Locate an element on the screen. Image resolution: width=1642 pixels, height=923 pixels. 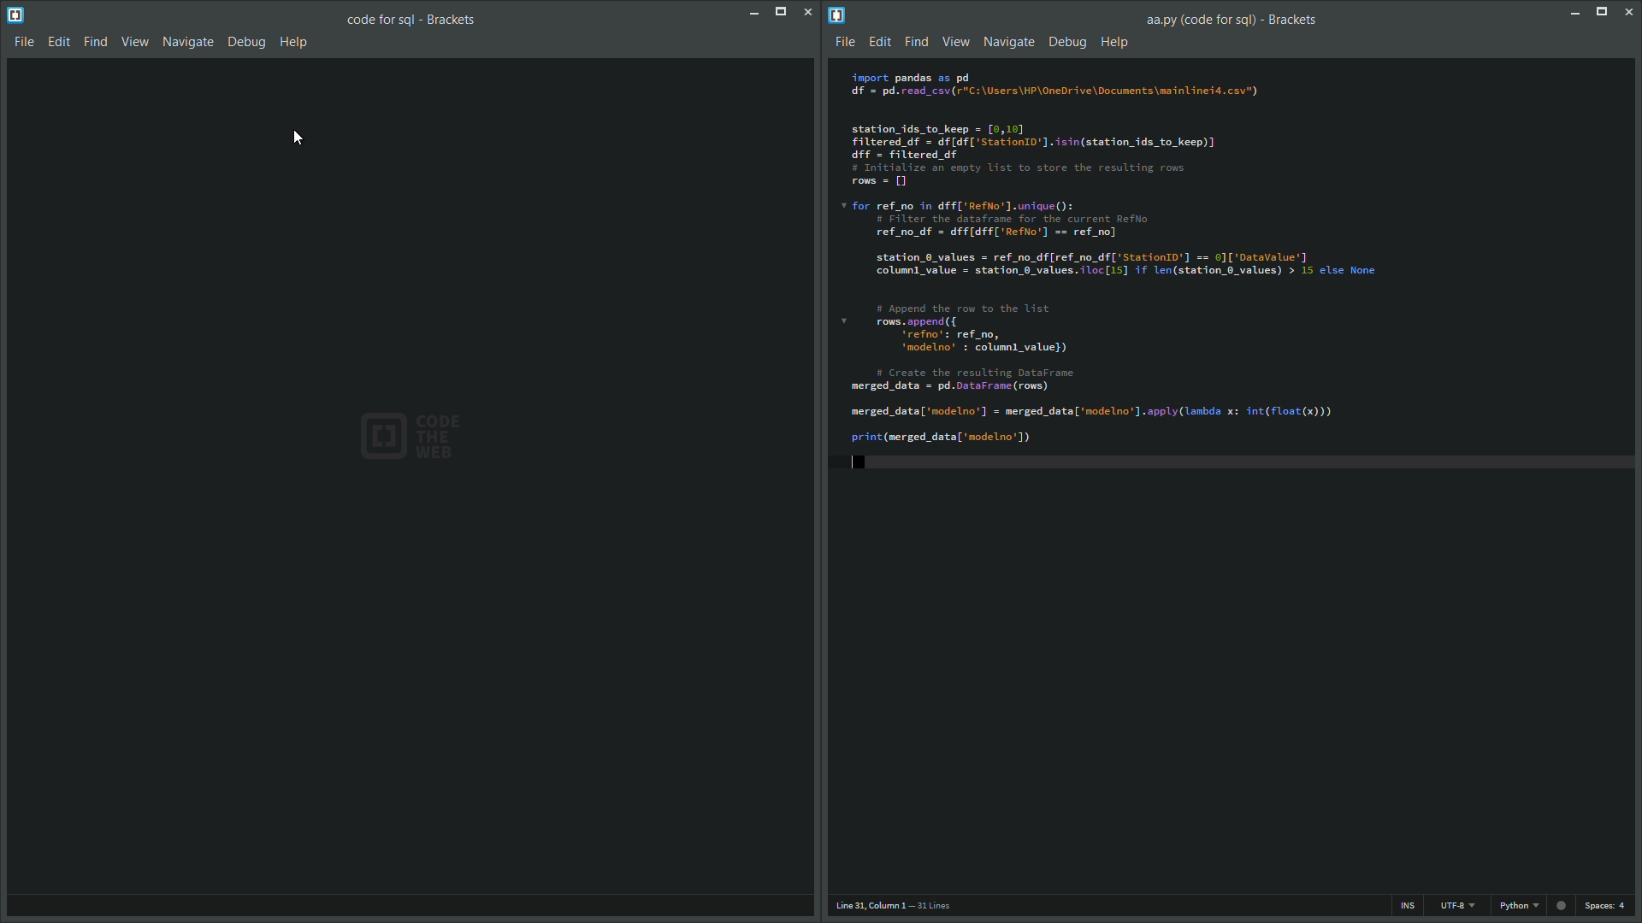
bracket window is located at coordinates (408, 488).